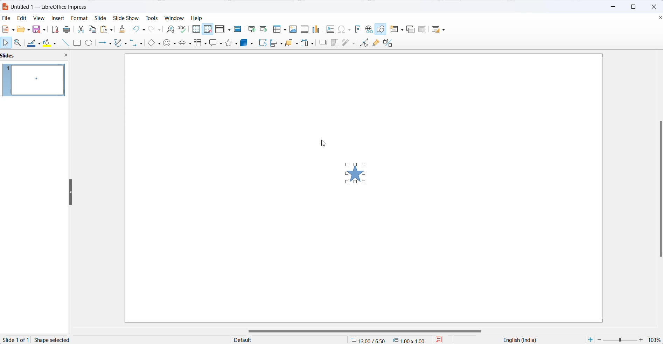 This screenshot has width=663, height=344. Describe the element at coordinates (439, 29) in the screenshot. I see `SLIDE LAYOUT` at that location.